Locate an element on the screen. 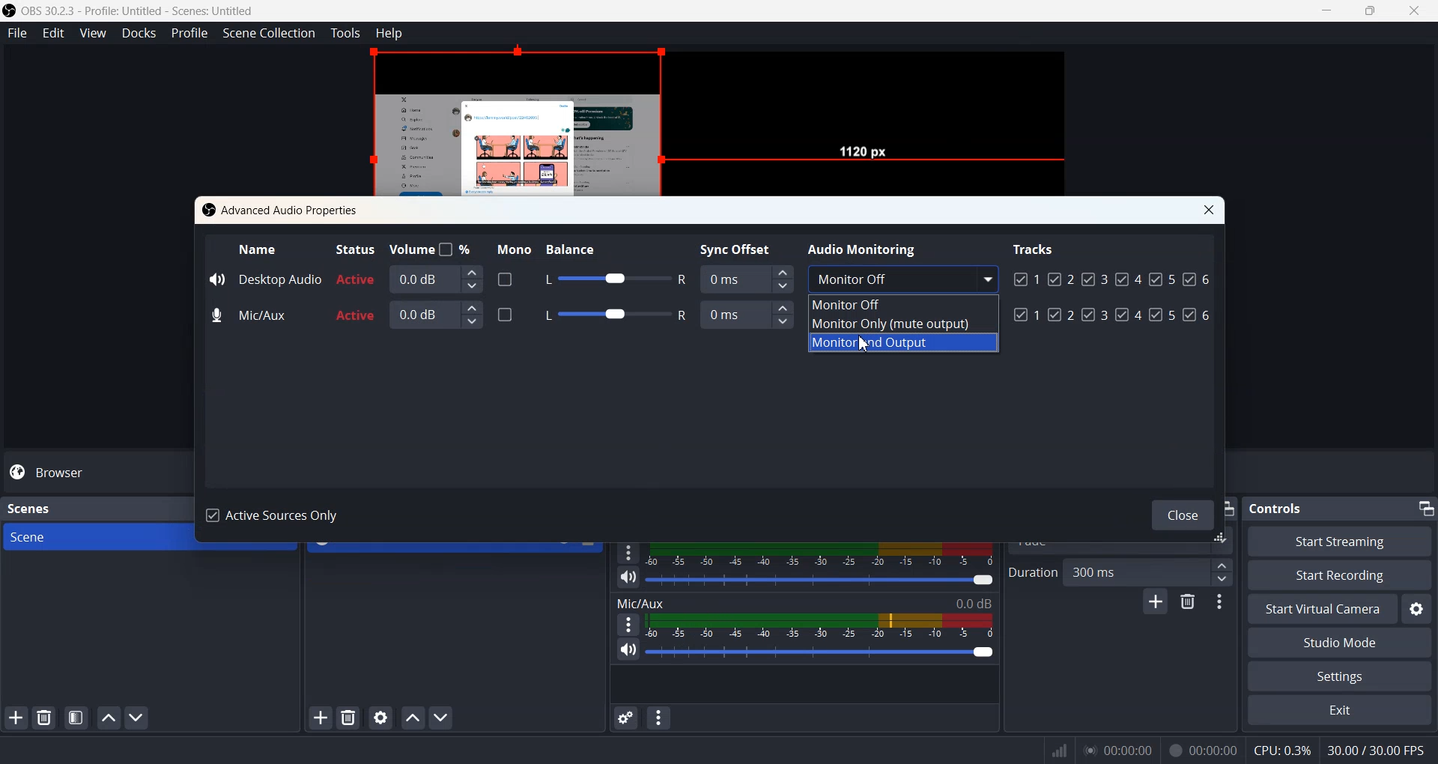 The height and width of the screenshot is (764, 1438). Audio mixer menu is located at coordinates (660, 718).